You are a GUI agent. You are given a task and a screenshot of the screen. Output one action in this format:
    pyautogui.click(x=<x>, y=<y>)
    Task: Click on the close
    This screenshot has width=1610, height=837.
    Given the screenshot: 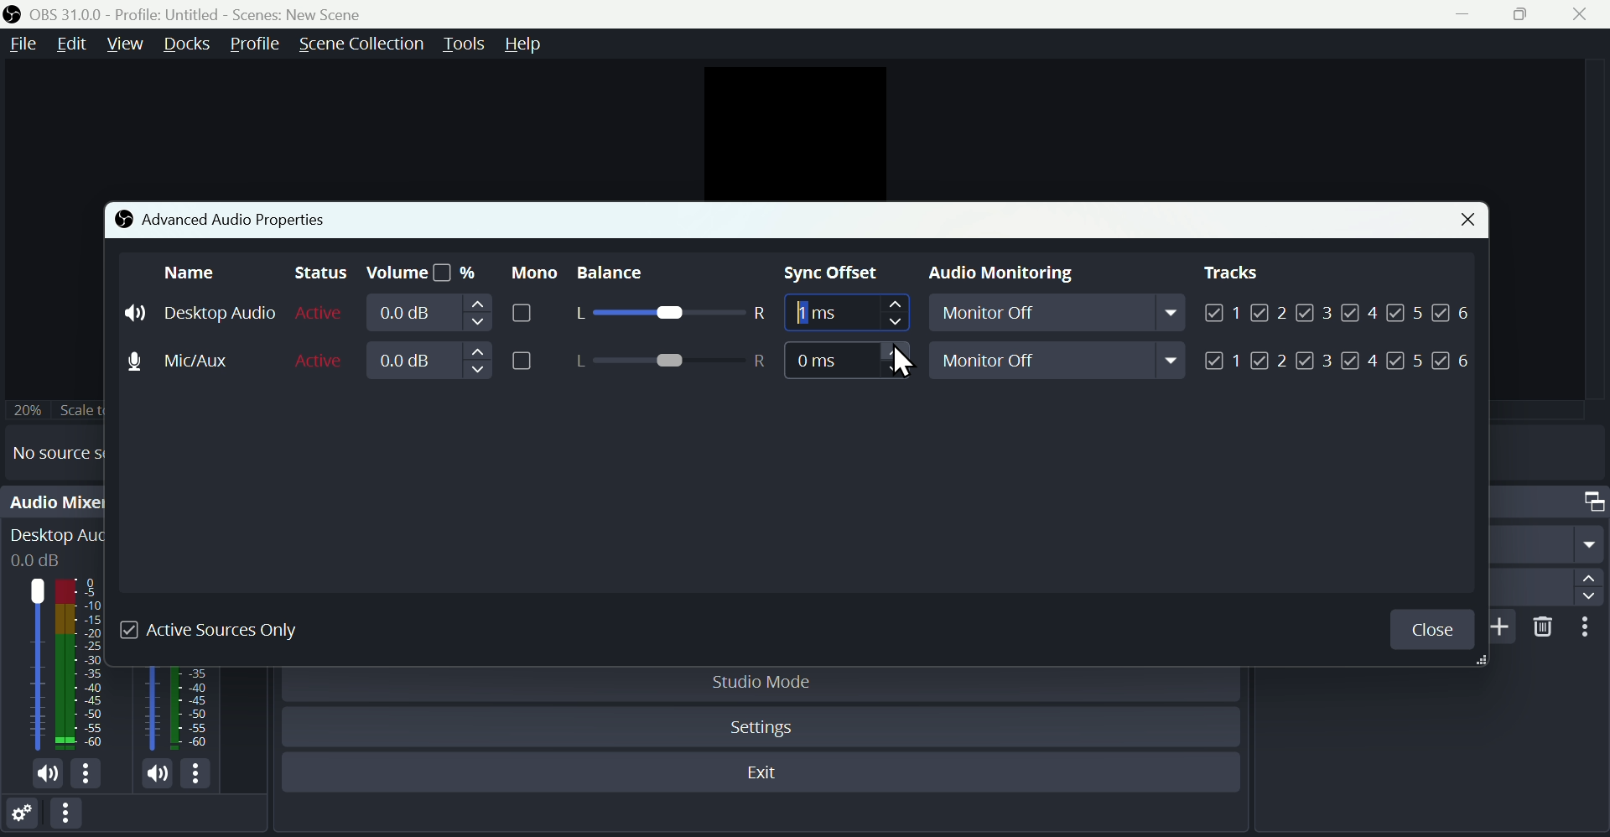 What is the action you would take?
    pyautogui.click(x=1585, y=14)
    